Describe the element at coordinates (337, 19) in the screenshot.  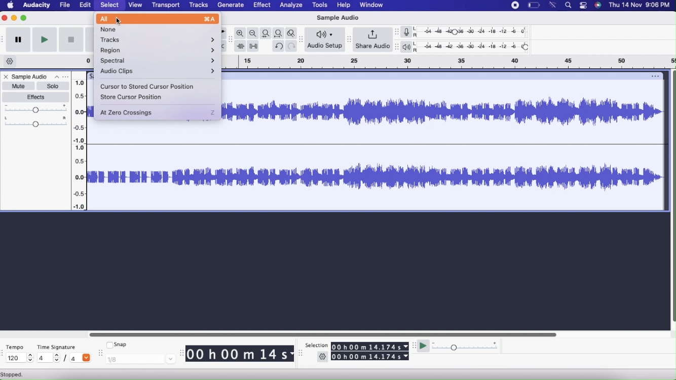
I see `Sample Audio` at that location.